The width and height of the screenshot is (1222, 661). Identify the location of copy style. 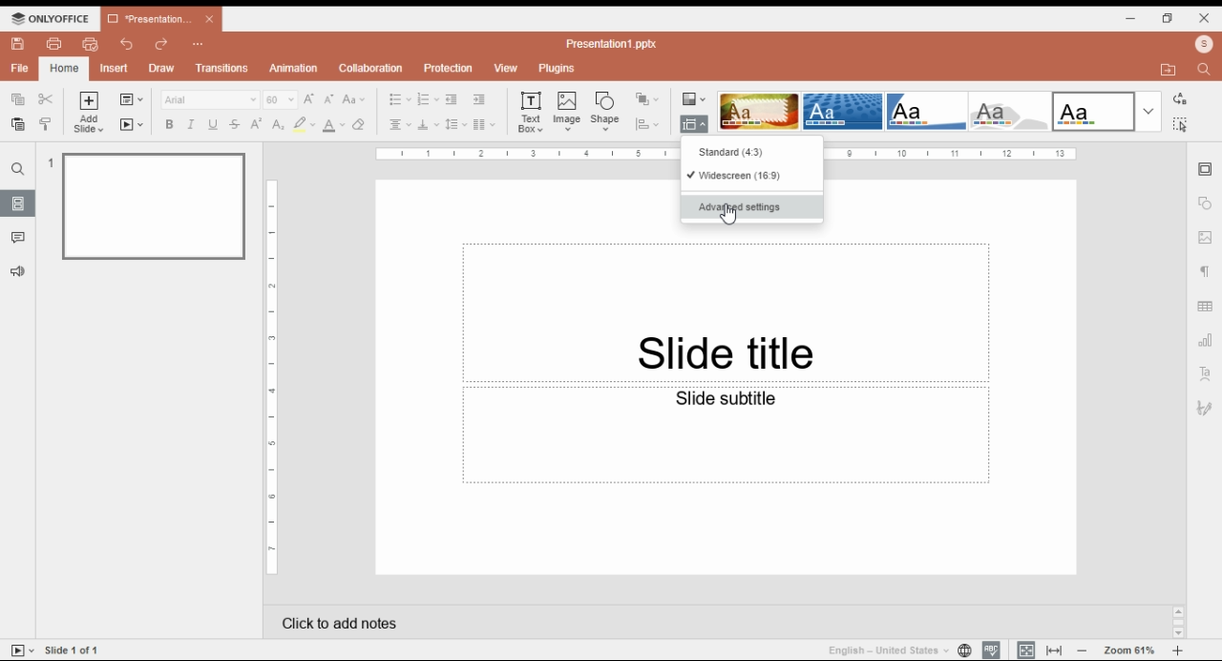
(48, 123).